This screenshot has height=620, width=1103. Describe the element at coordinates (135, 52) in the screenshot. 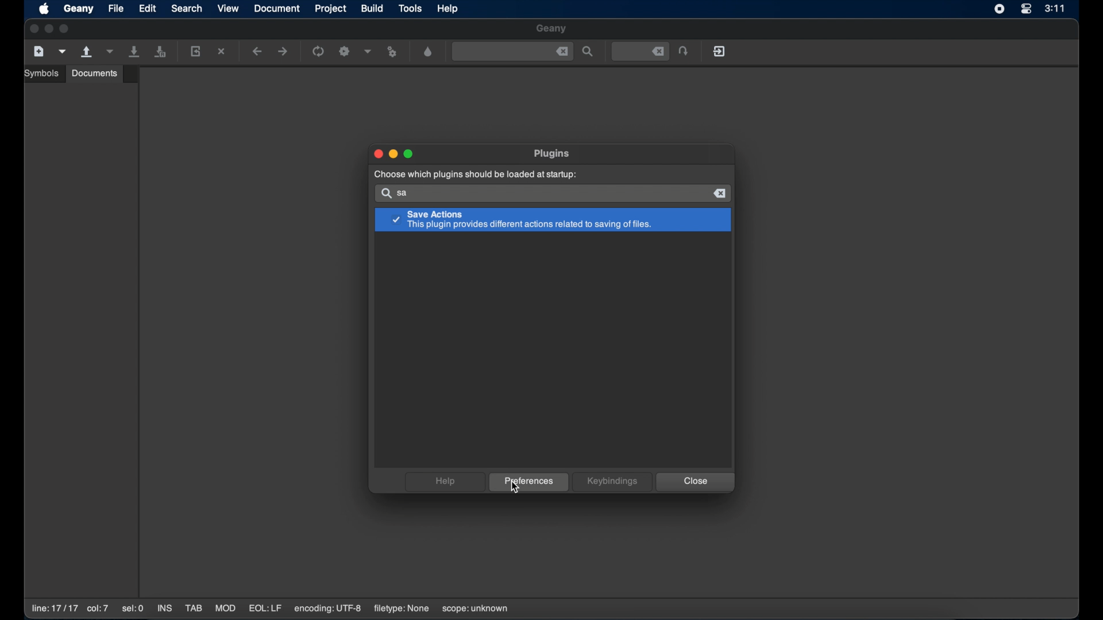

I see `save all current file` at that location.